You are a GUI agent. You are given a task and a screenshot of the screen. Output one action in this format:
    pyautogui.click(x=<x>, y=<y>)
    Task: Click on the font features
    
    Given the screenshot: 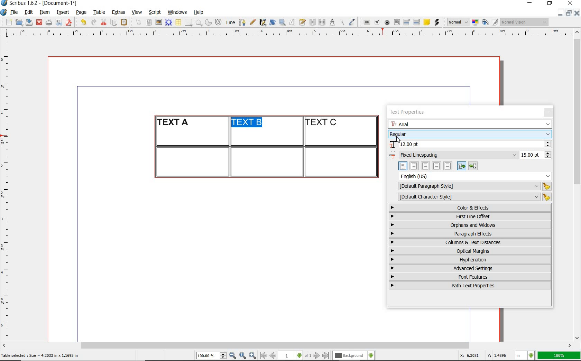 What is the action you would take?
    pyautogui.click(x=470, y=277)
    